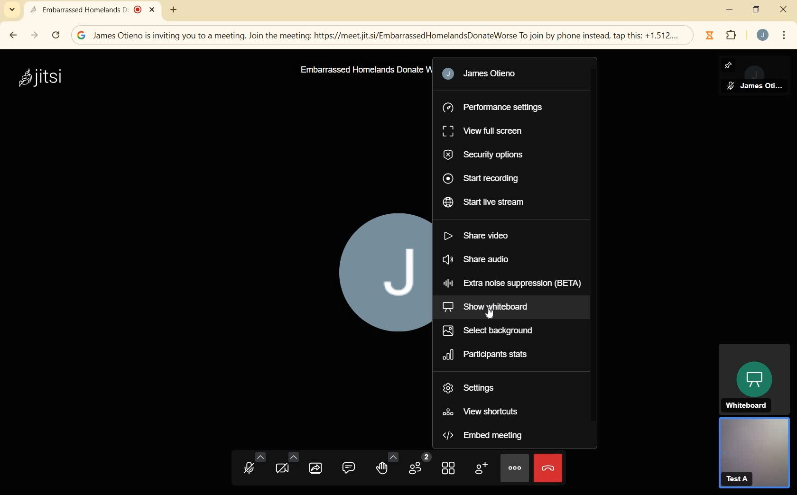  Describe the element at coordinates (35, 36) in the screenshot. I see `FORWARD` at that location.